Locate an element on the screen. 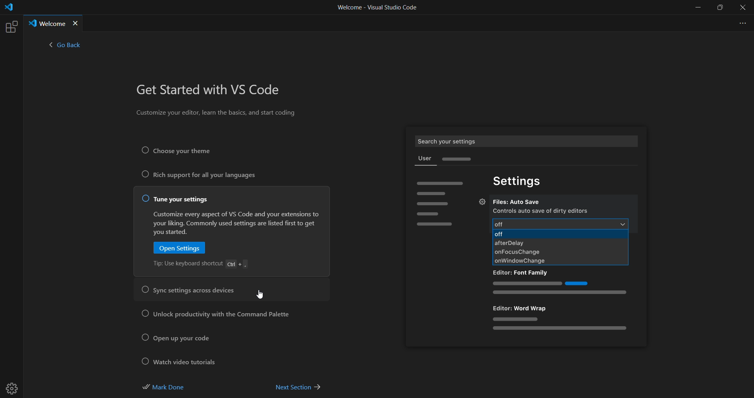  next section is located at coordinates (298, 383).